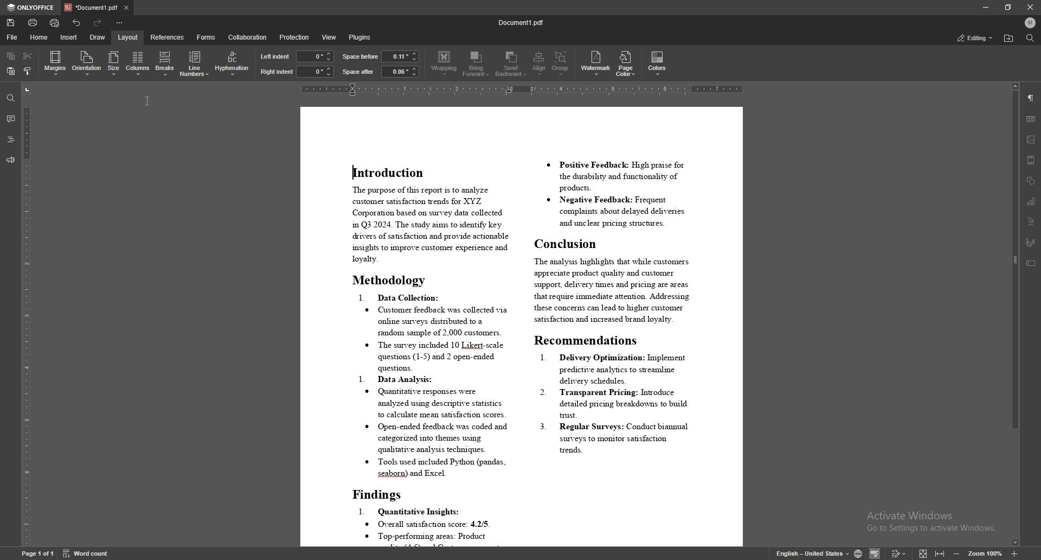 The width and height of the screenshot is (1041, 560). What do you see at coordinates (806, 552) in the screenshot?
I see `change text language` at bounding box center [806, 552].